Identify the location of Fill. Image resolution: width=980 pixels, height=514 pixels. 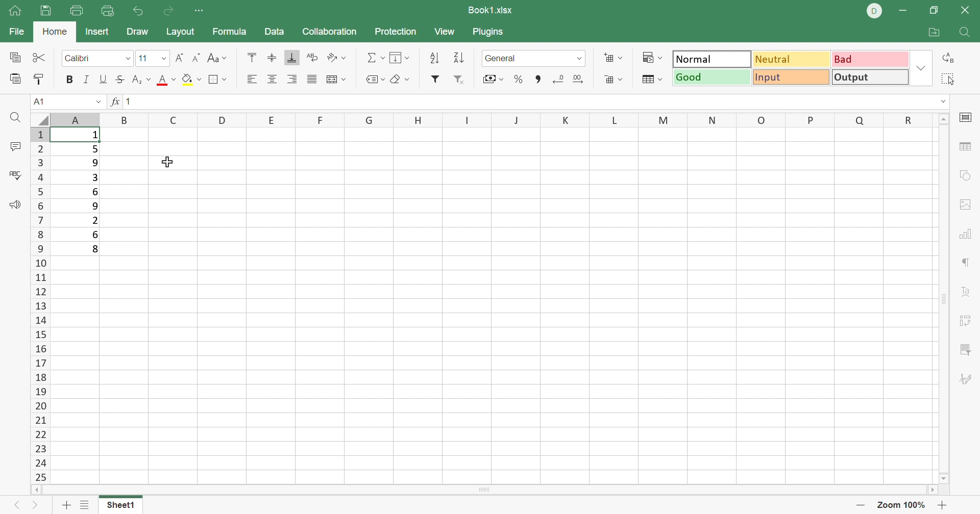
(400, 57).